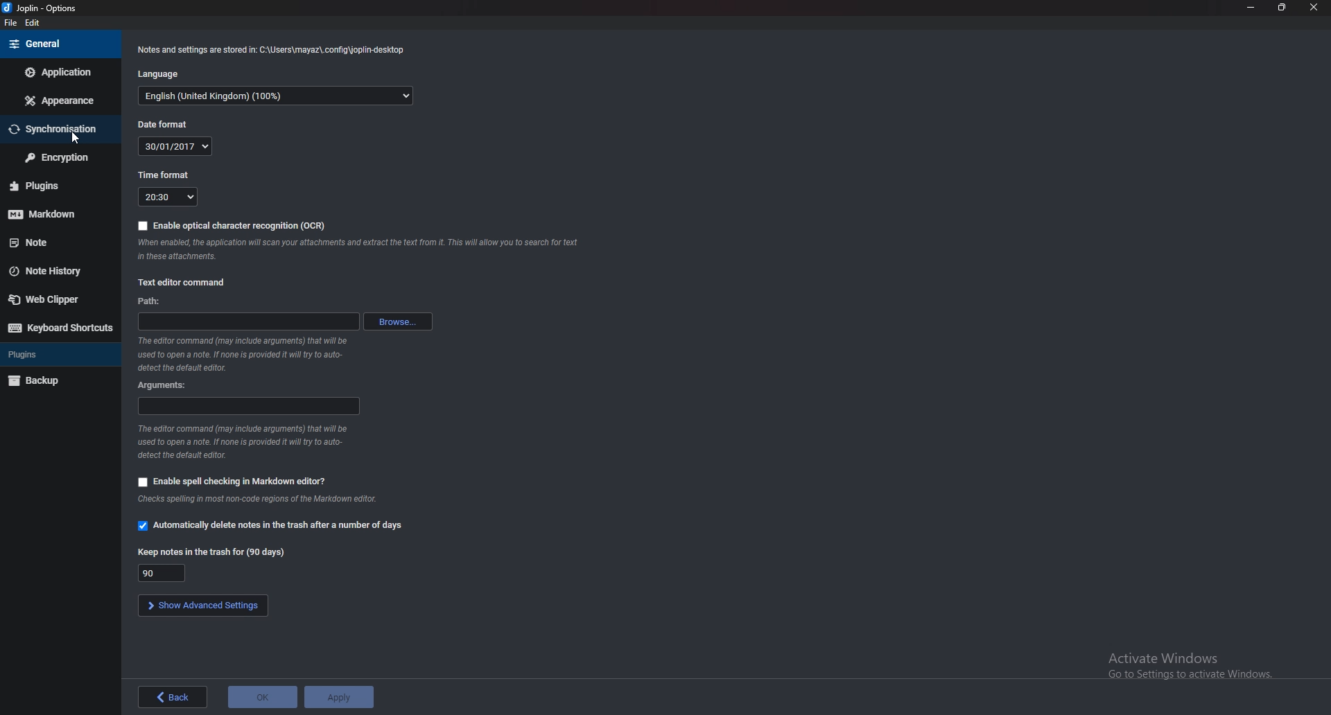  I want to click on web clipper, so click(55, 299).